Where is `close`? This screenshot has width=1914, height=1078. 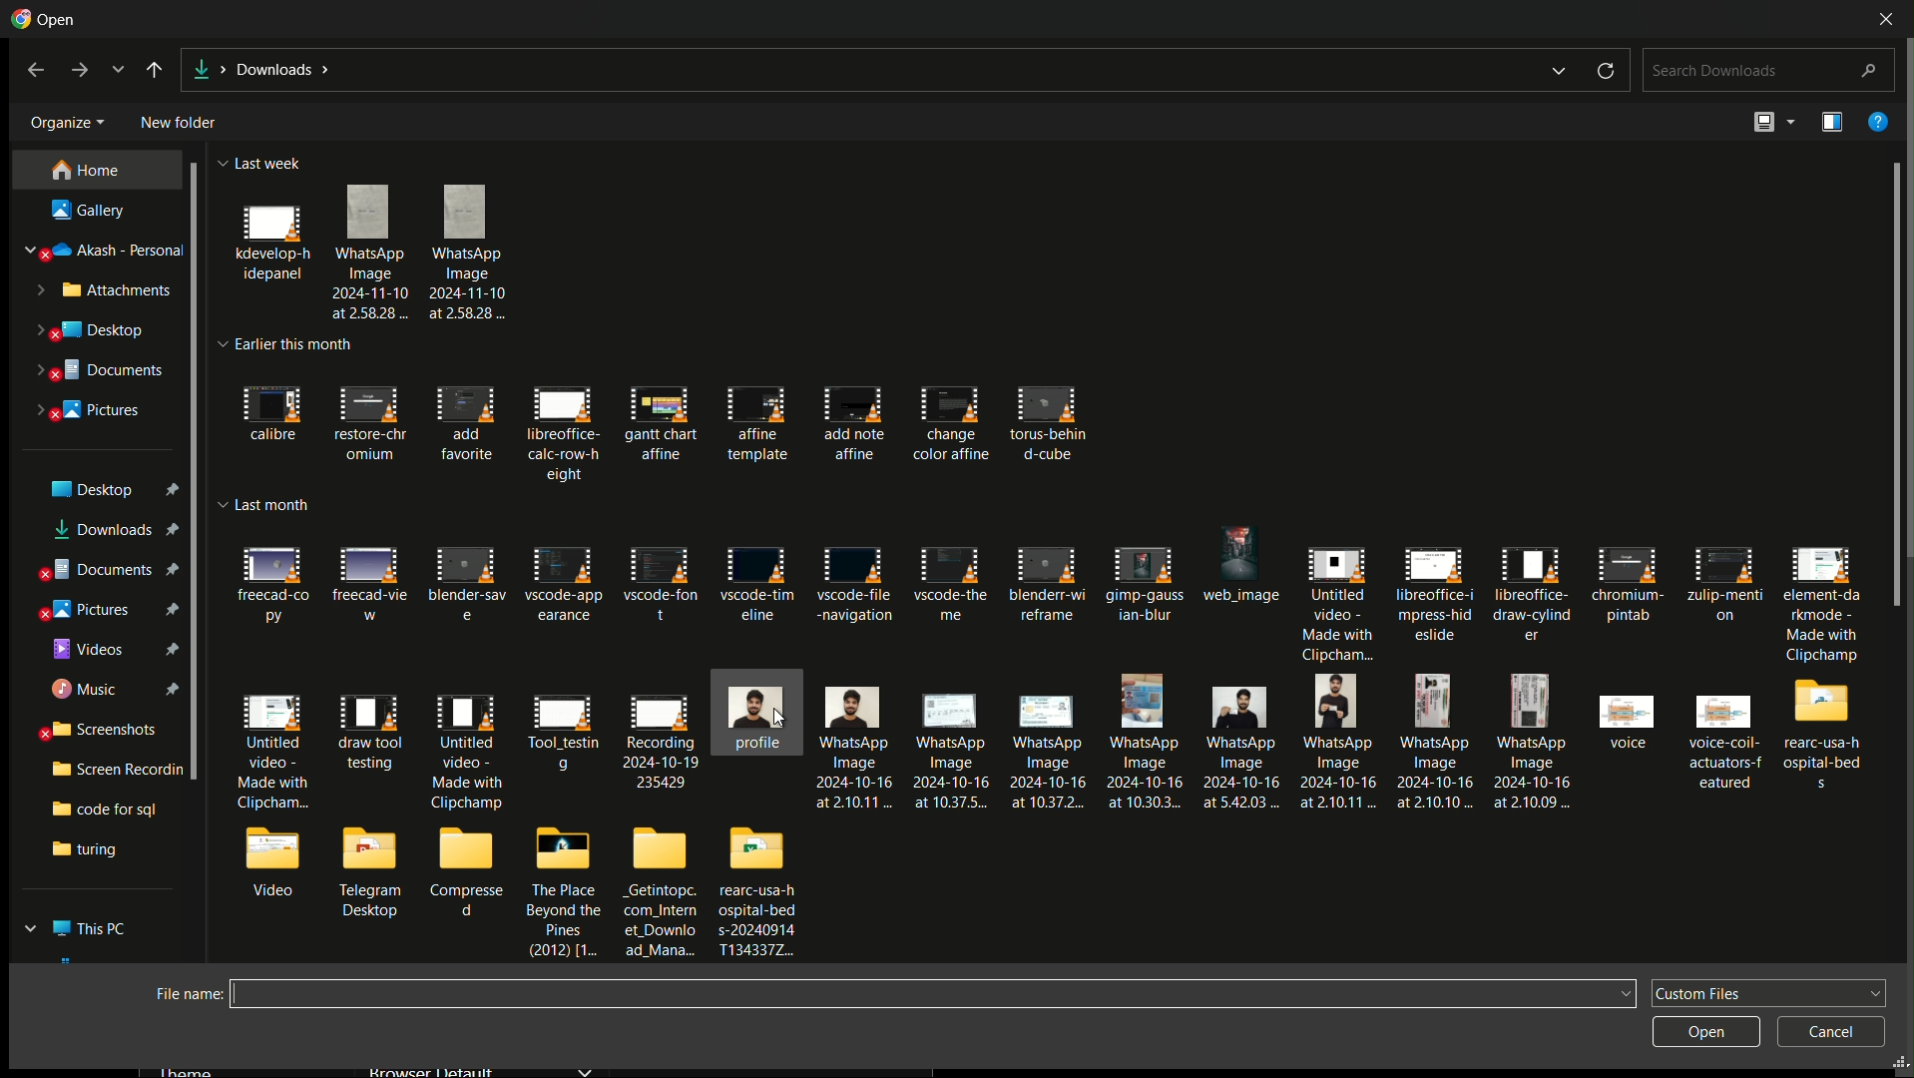 close is located at coordinates (1886, 20).